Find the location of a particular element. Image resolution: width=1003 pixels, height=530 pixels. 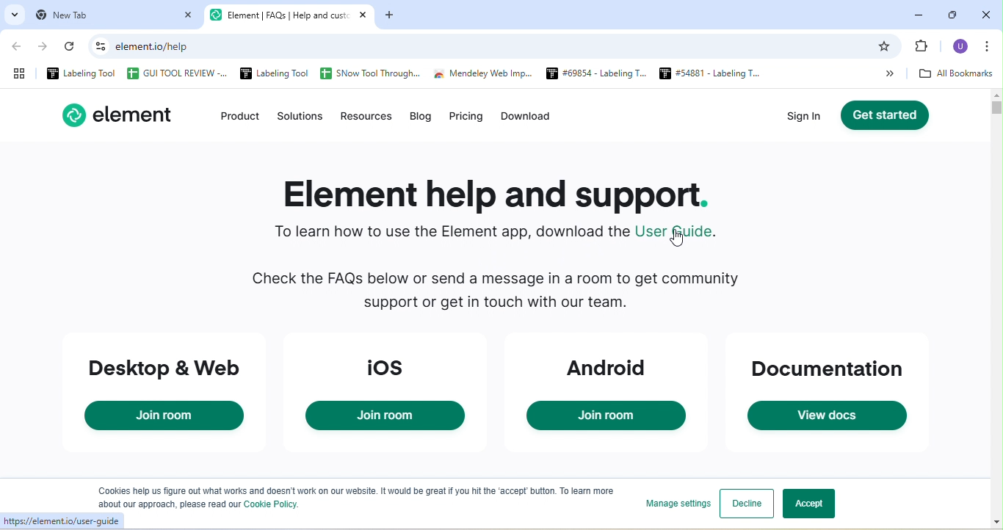

SNow Tool Through... is located at coordinates (371, 74).